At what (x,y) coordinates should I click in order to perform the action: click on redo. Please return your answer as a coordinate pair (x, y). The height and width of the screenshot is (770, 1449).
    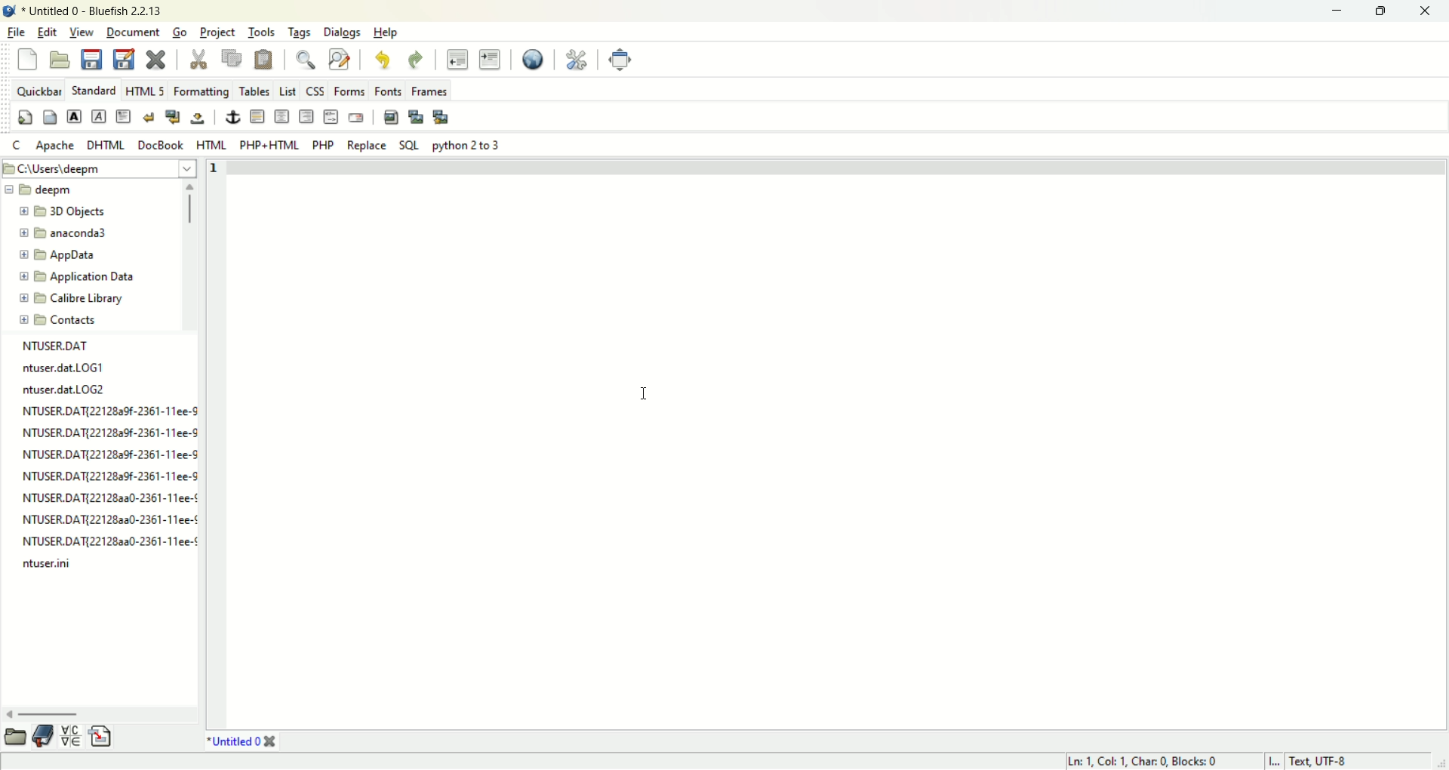
    Looking at the image, I should click on (418, 60).